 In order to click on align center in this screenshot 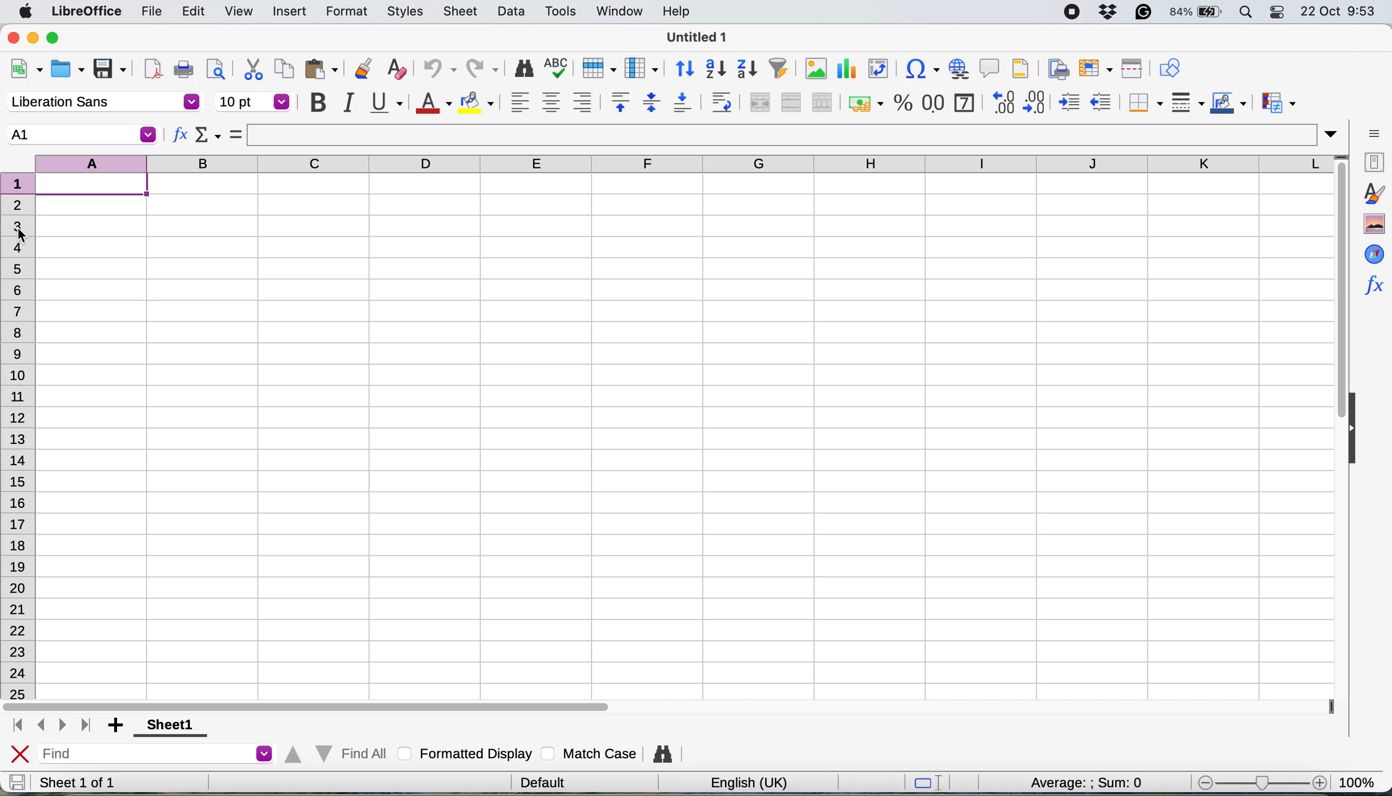, I will do `click(551, 103)`.